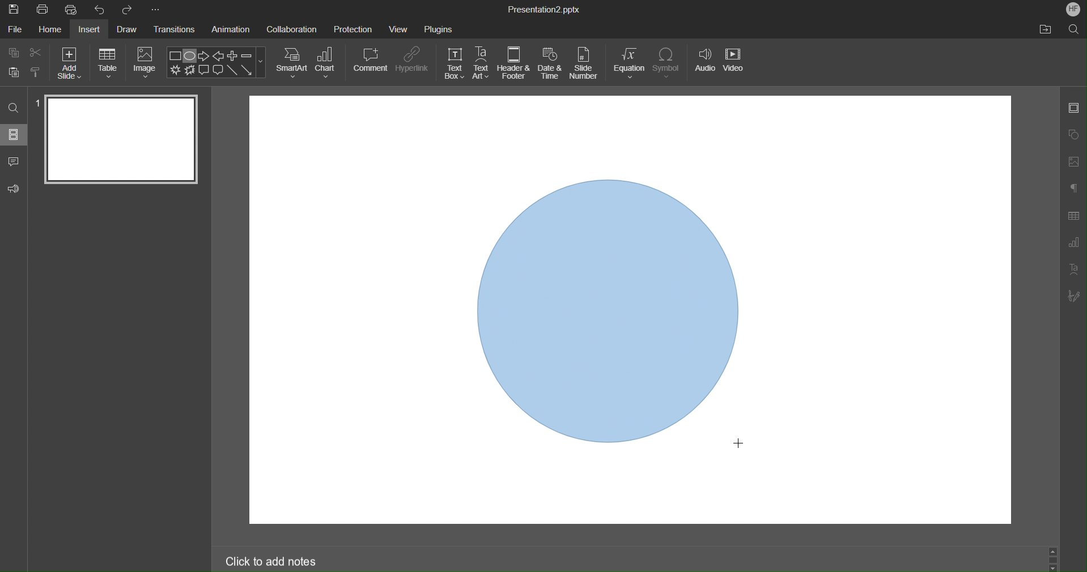 This screenshot has width=1087, height=572. Describe the element at coordinates (13, 10) in the screenshot. I see `Save` at that location.